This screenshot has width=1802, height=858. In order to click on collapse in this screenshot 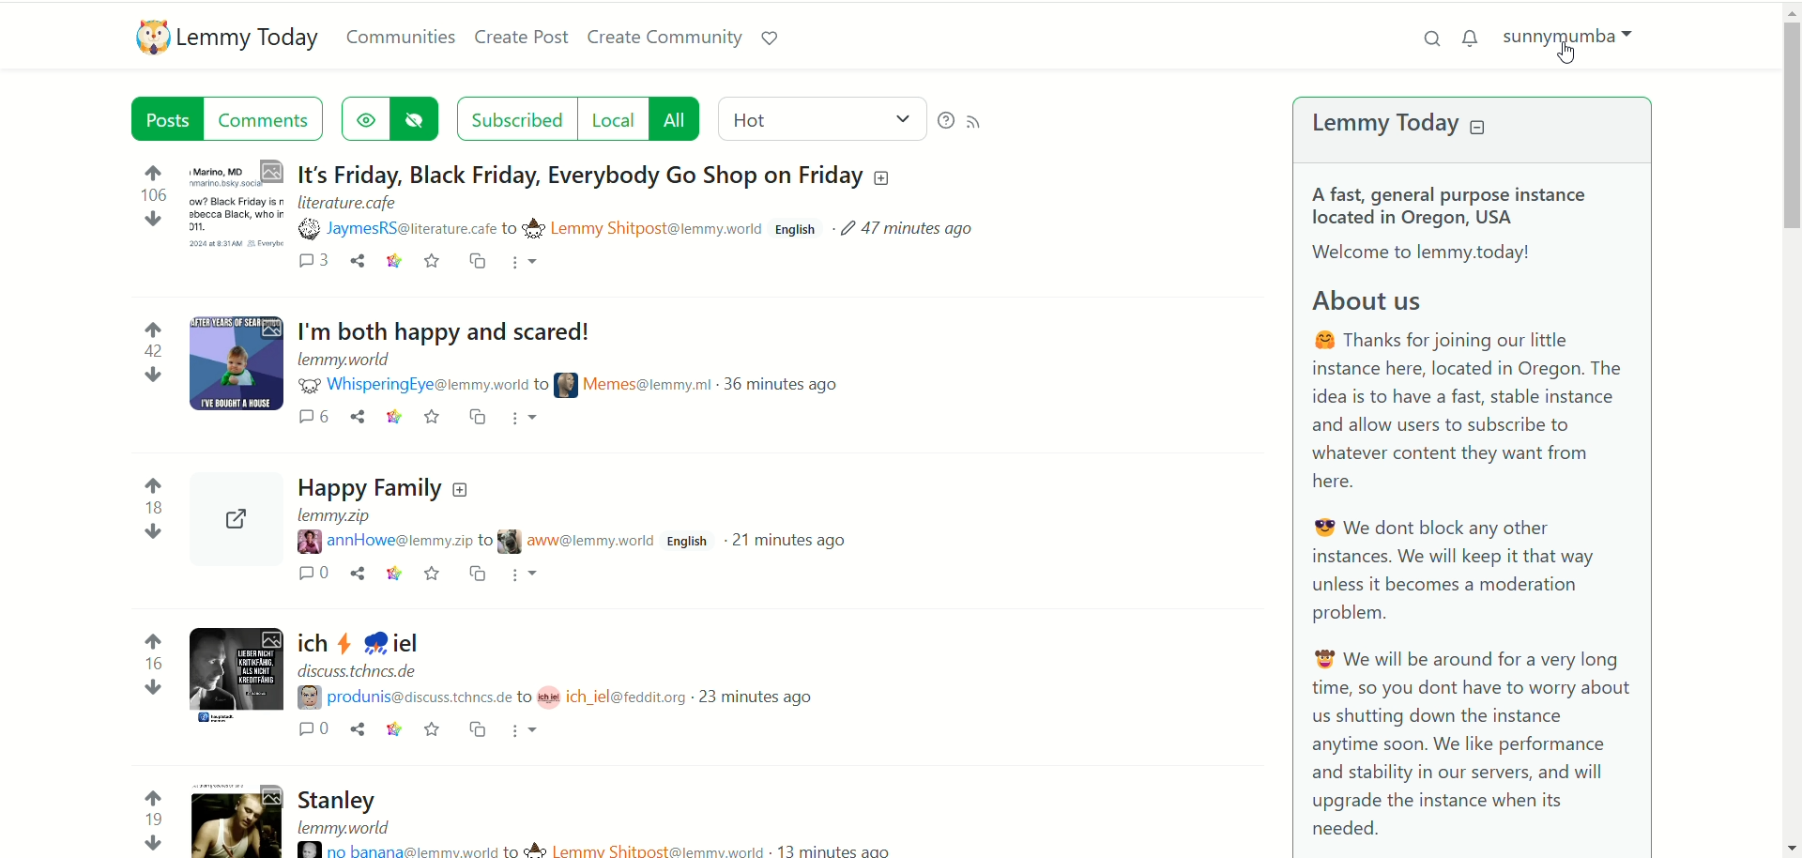, I will do `click(1483, 129)`.